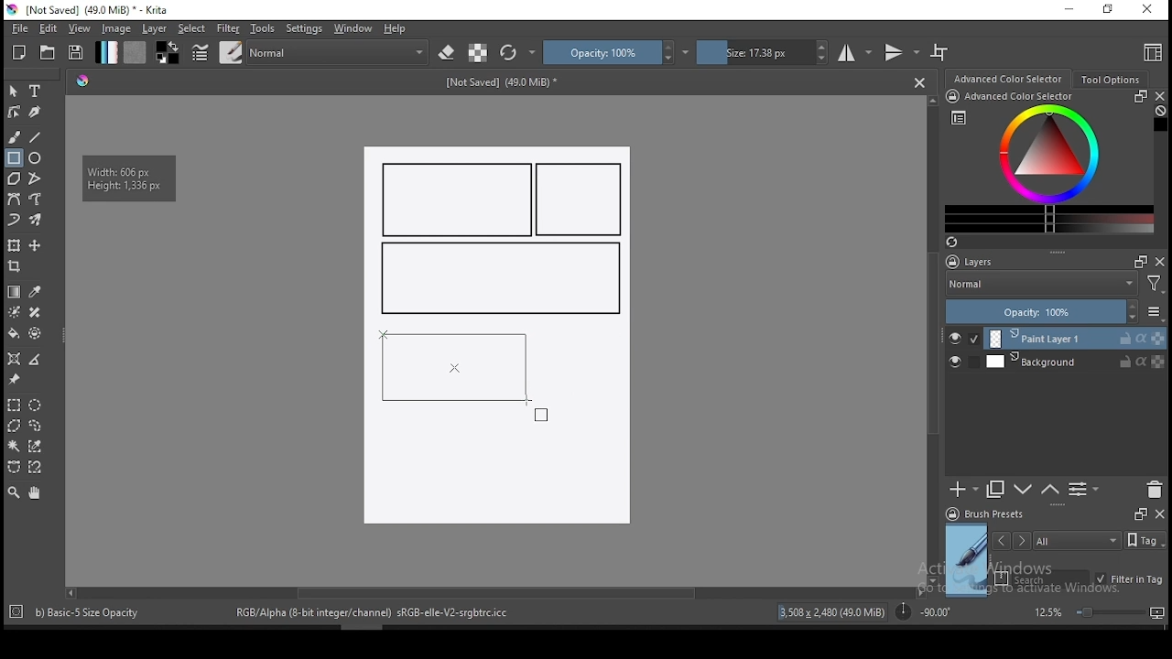 The width and height of the screenshot is (1172, 659). What do you see at coordinates (919, 81) in the screenshot?
I see `Close` at bounding box center [919, 81].